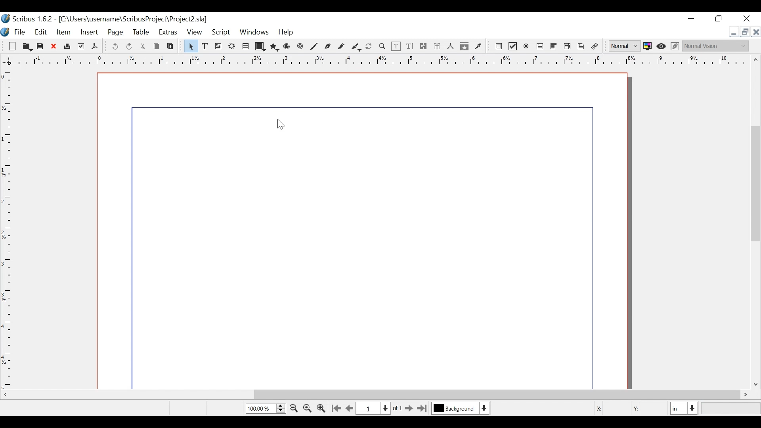  What do you see at coordinates (54, 46) in the screenshot?
I see `Close` at bounding box center [54, 46].